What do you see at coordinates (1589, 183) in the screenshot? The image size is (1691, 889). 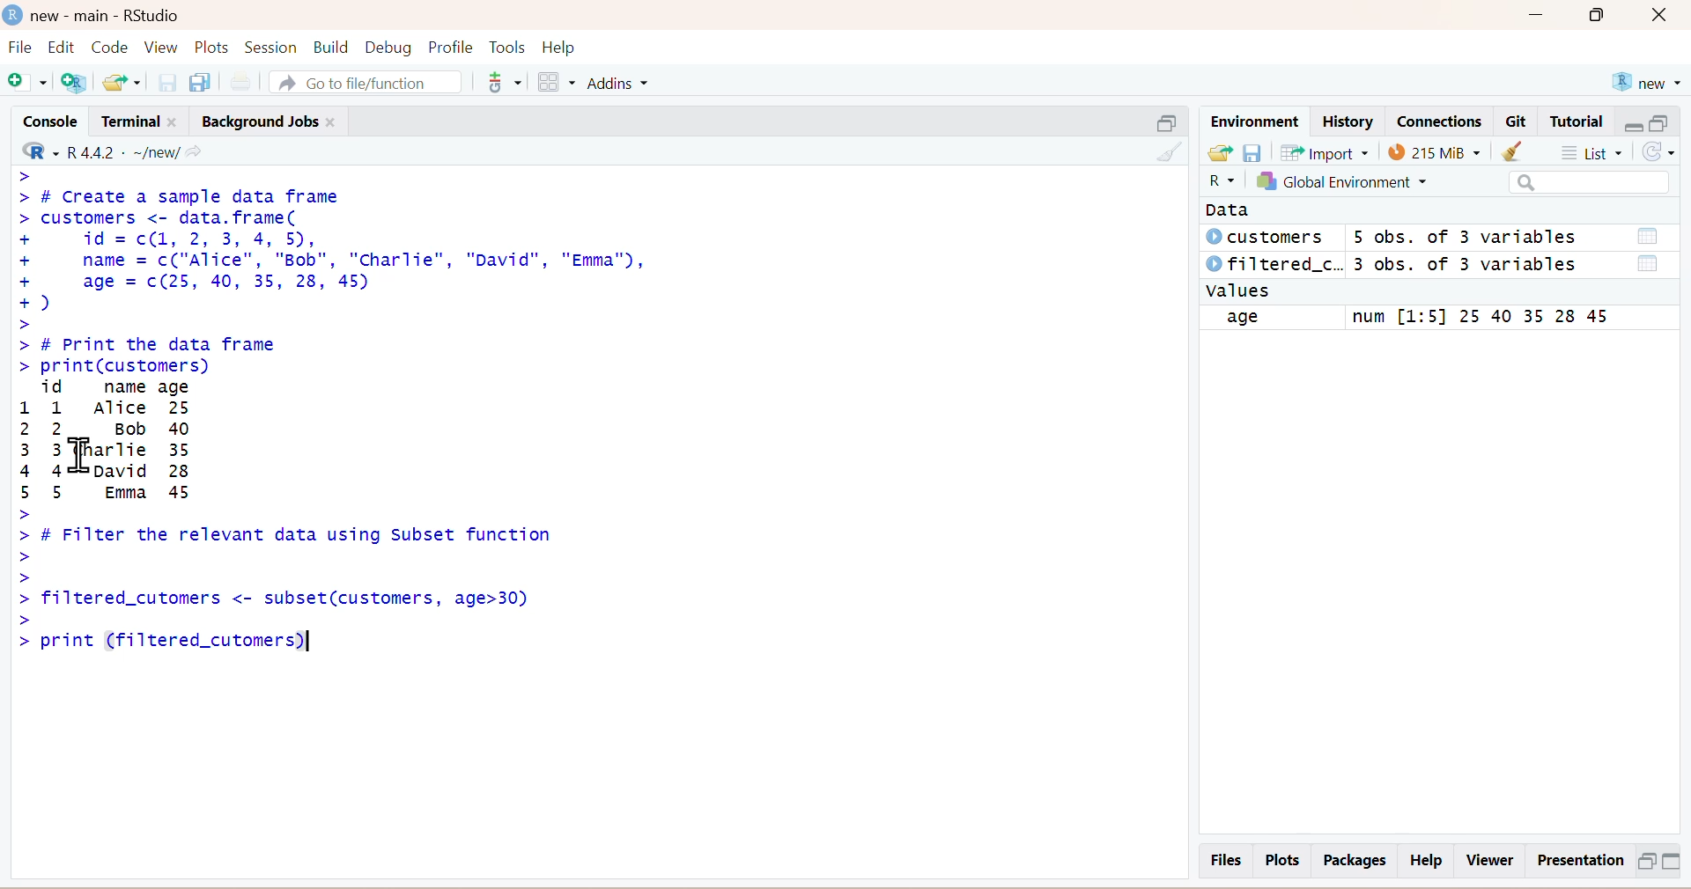 I see `Search bar` at bounding box center [1589, 183].